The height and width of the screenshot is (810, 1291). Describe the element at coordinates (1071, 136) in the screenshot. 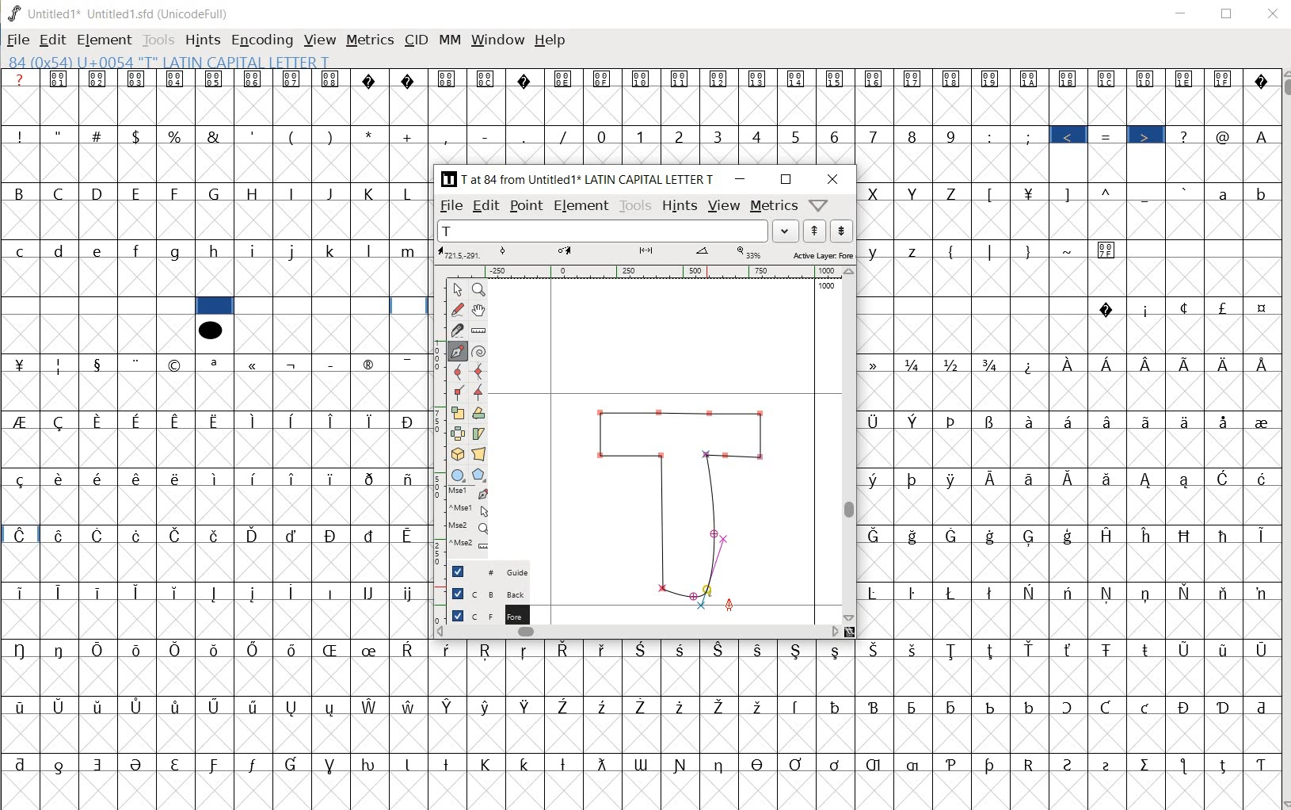

I see `<` at that location.